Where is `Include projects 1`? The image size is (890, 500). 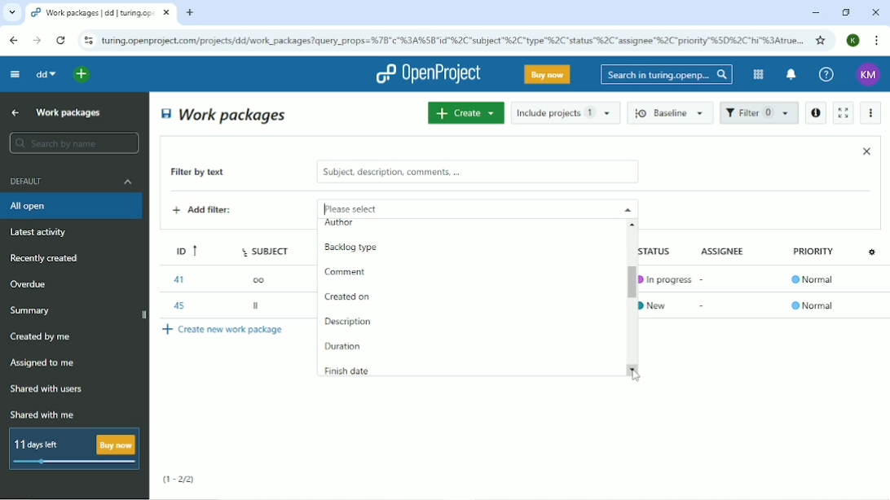 Include projects 1 is located at coordinates (566, 112).